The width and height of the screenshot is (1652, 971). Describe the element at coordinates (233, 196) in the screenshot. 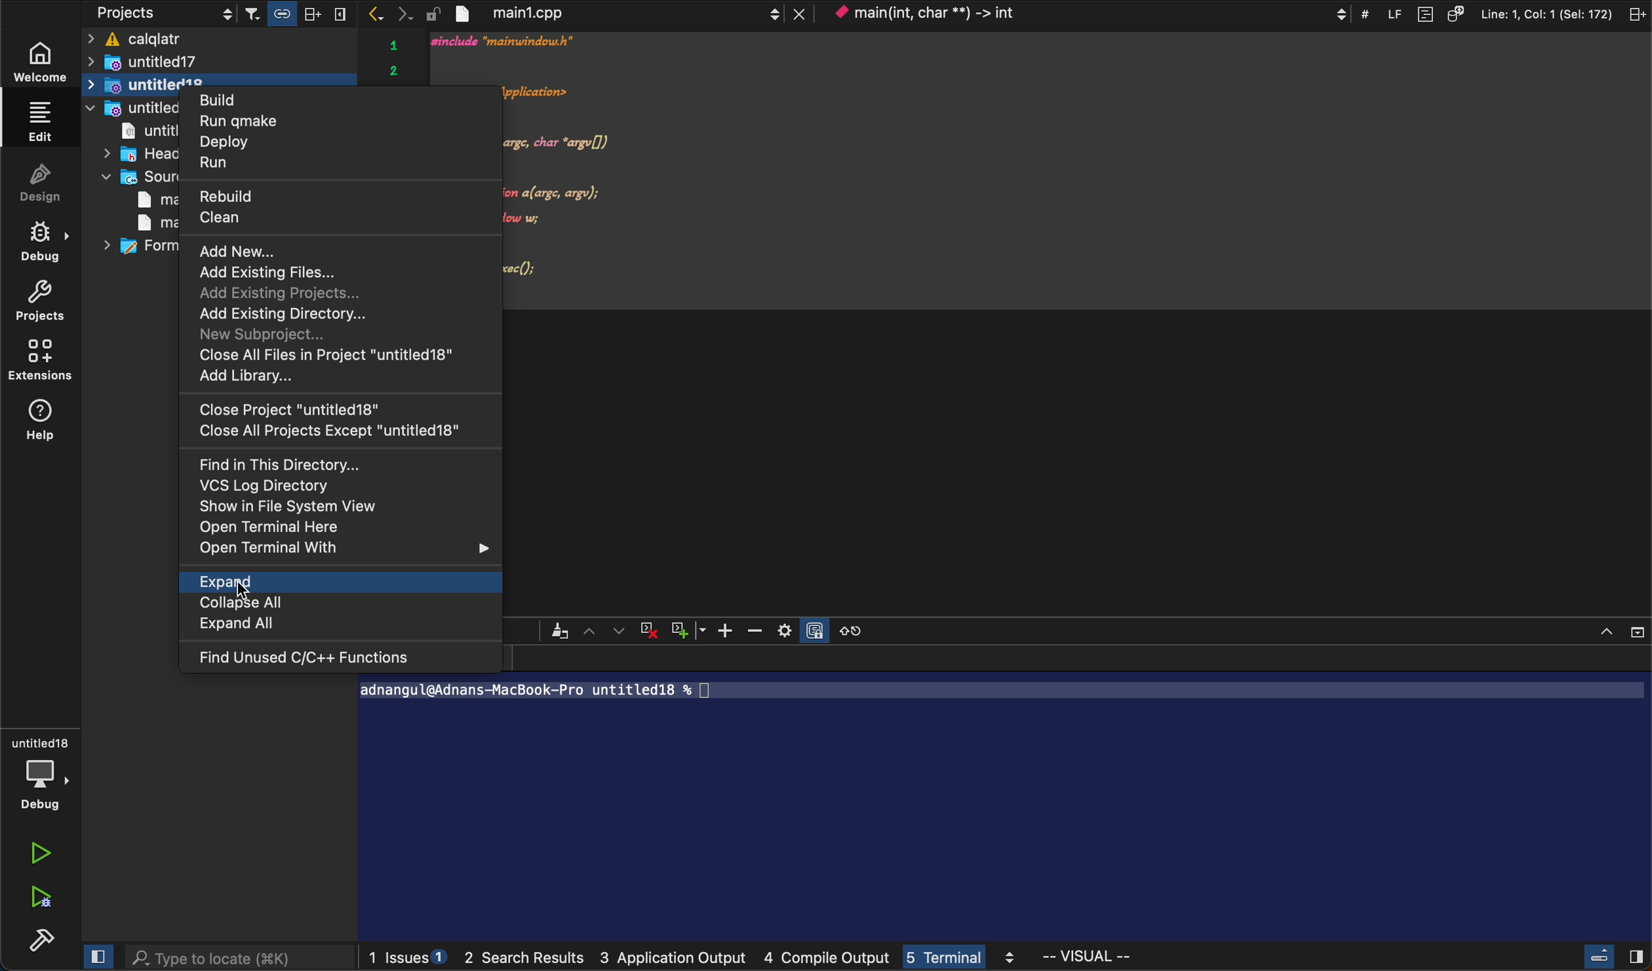

I see `rebuild` at that location.